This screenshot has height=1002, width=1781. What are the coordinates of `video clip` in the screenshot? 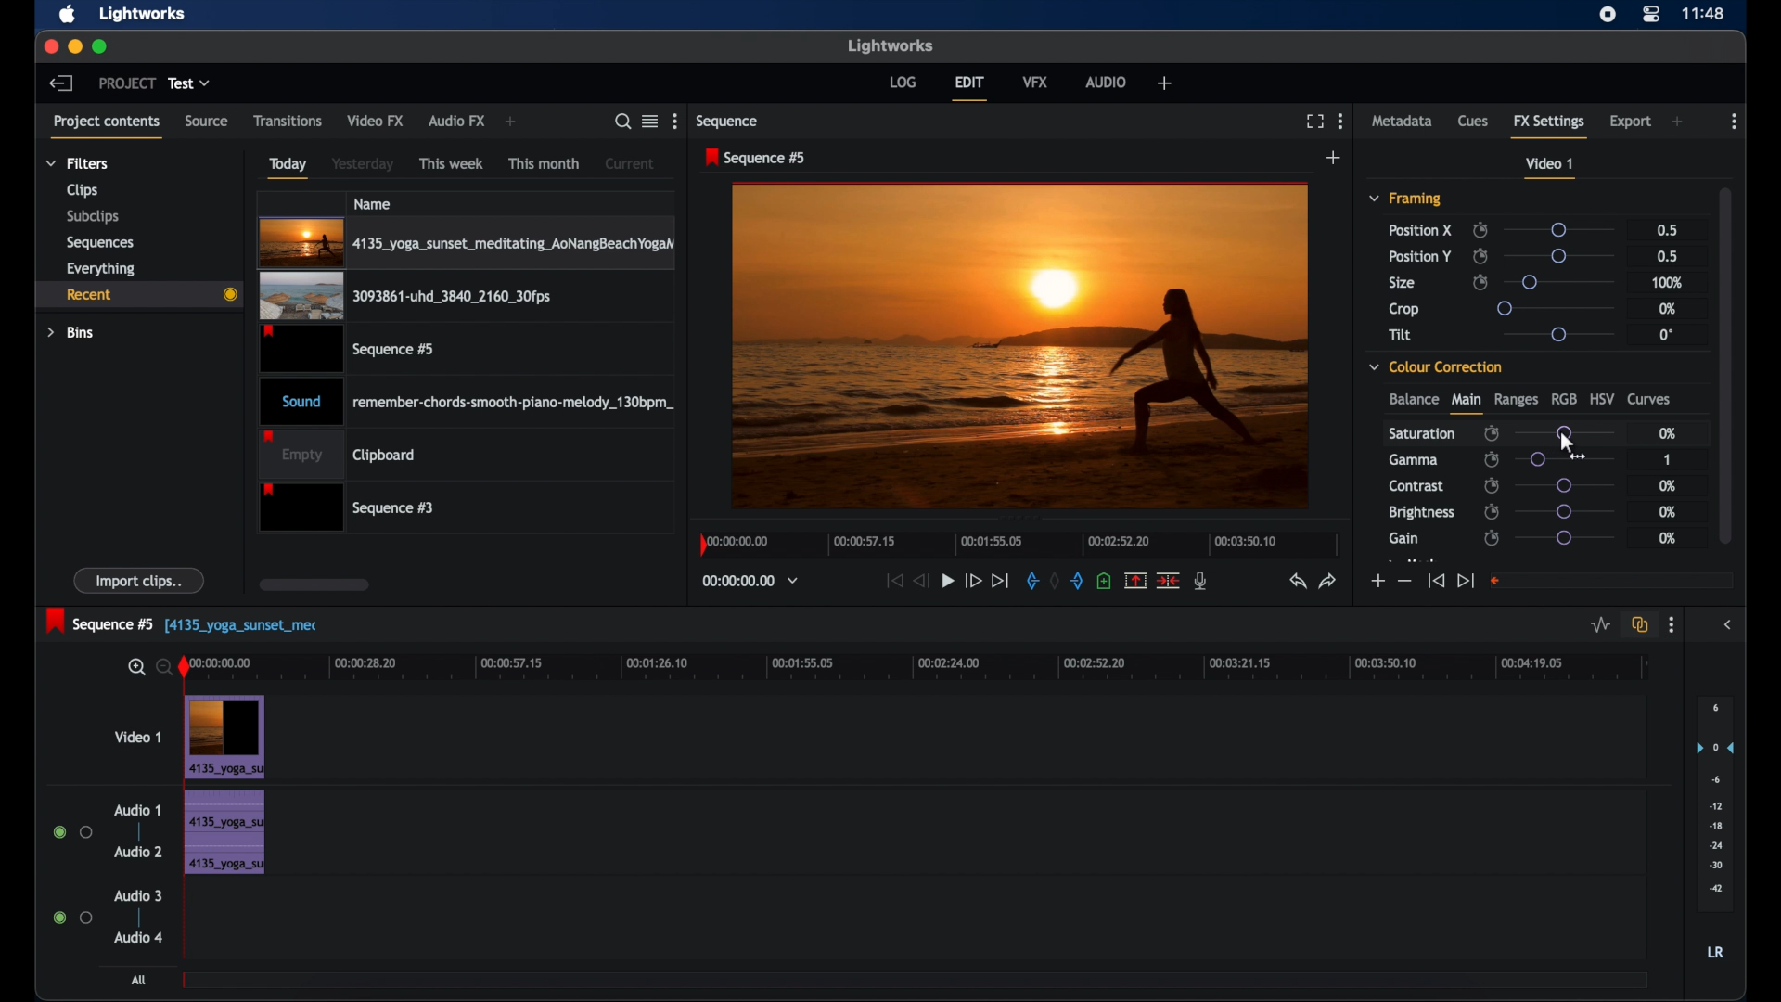 It's located at (404, 297).